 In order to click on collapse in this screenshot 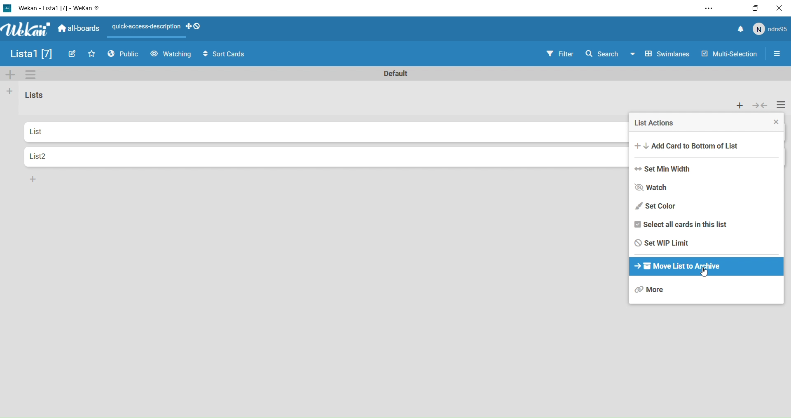, I will do `click(761, 106)`.